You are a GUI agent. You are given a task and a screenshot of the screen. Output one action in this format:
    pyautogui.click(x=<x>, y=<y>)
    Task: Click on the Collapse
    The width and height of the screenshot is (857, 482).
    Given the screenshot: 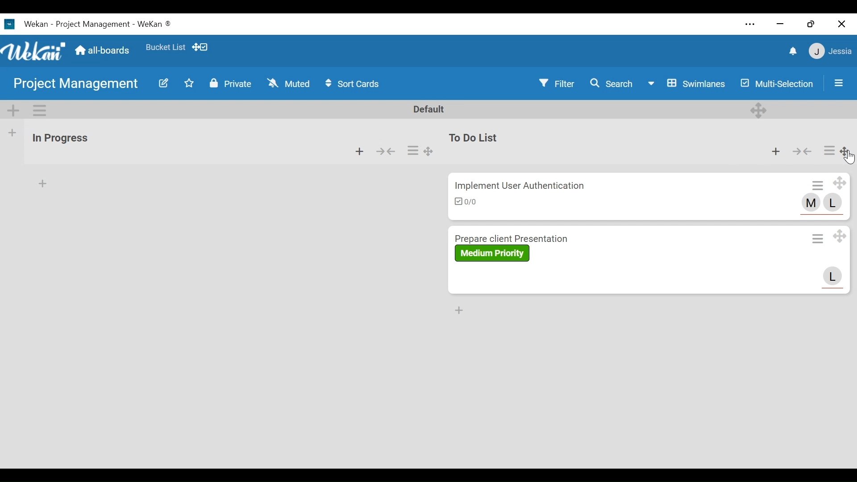 What is the action you would take?
    pyautogui.click(x=803, y=151)
    